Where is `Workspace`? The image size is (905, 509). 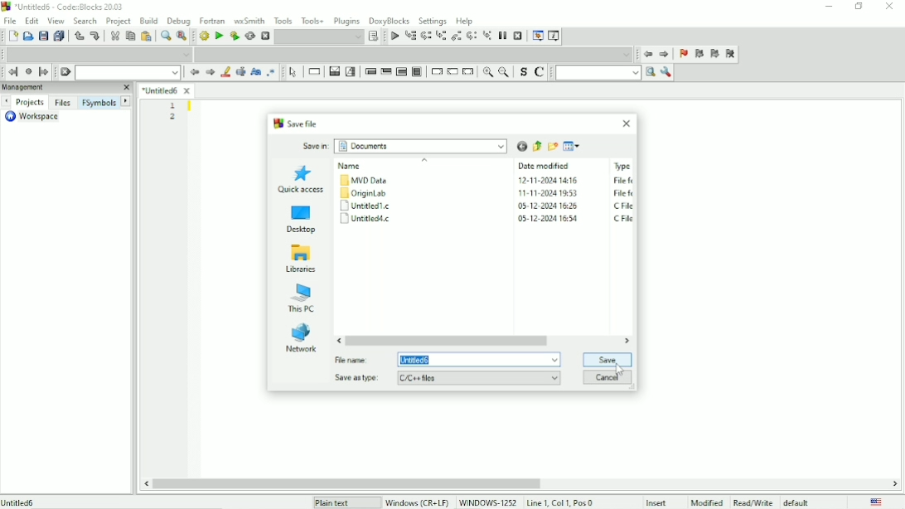
Workspace is located at coordinates (37, 117).